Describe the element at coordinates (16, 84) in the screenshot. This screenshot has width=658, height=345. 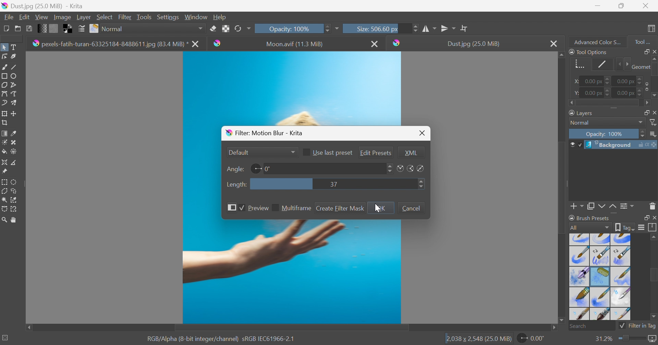
I see `Polyline tool` at that location.